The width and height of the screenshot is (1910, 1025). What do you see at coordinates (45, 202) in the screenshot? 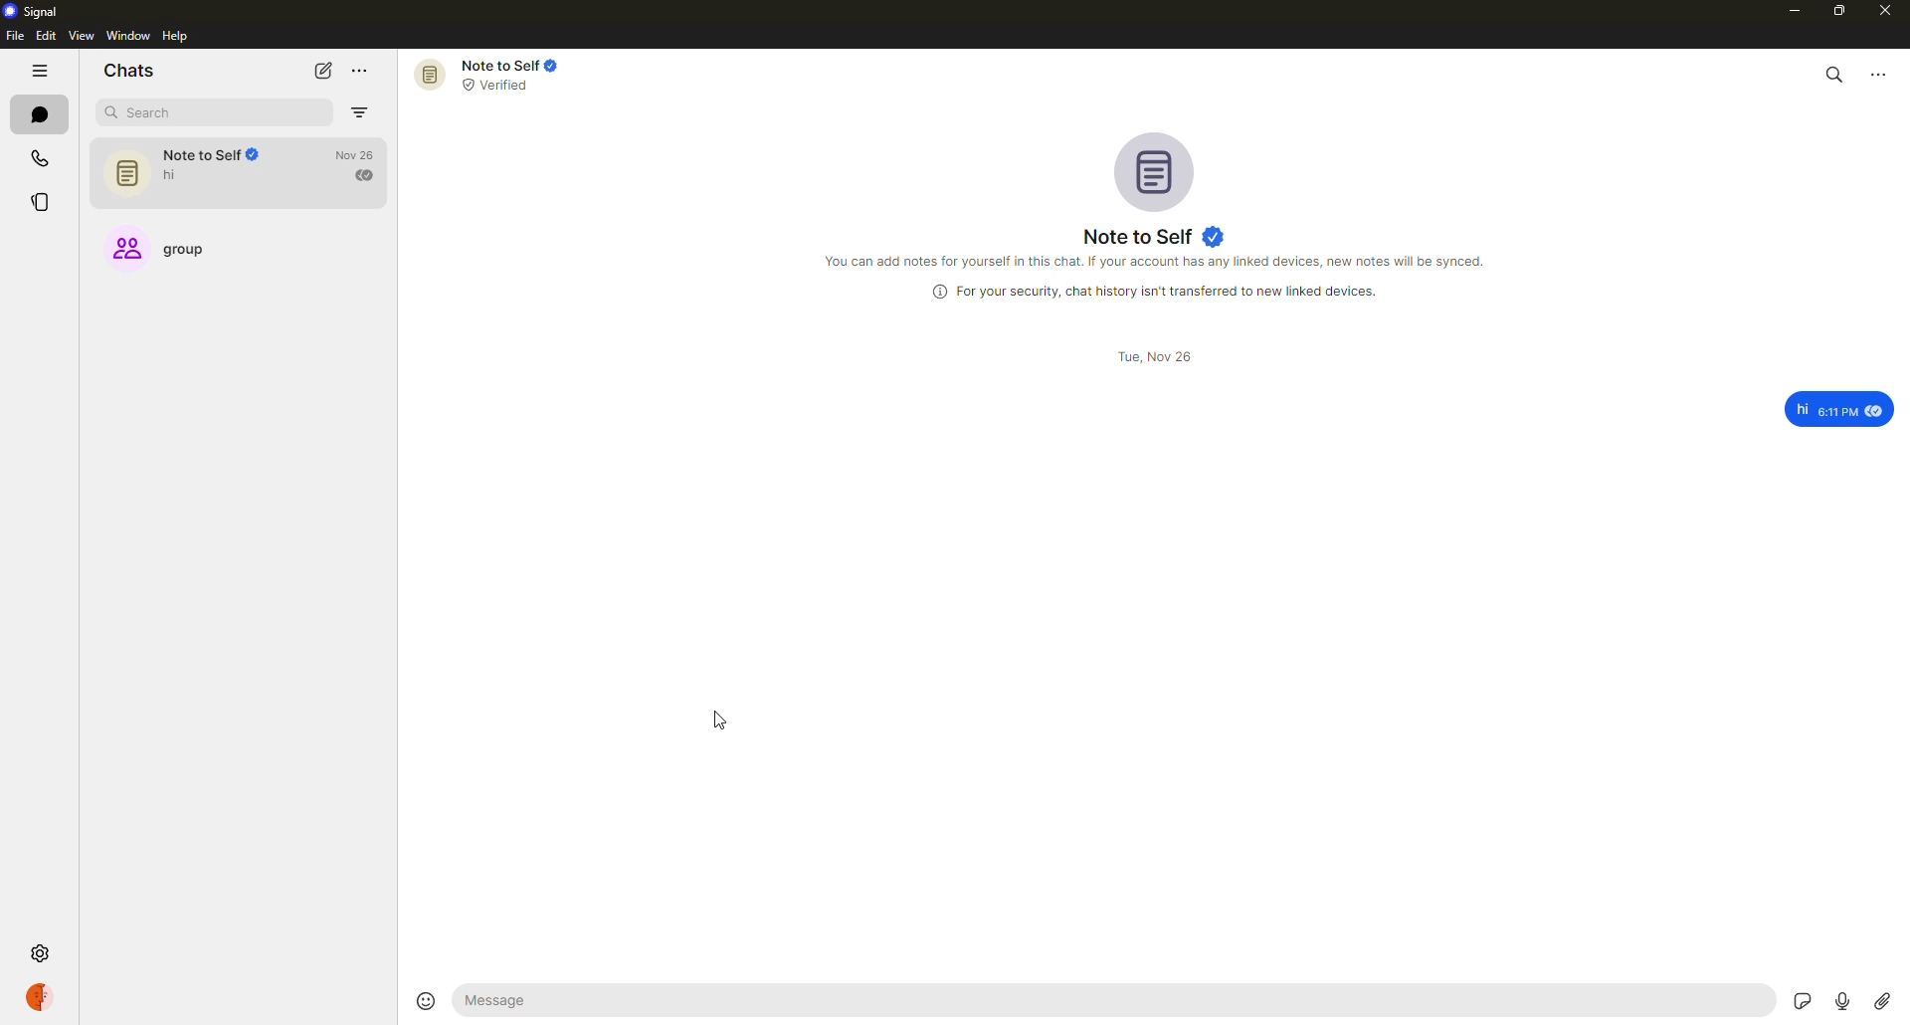
I see `stories` at bounding box center [45, 202].